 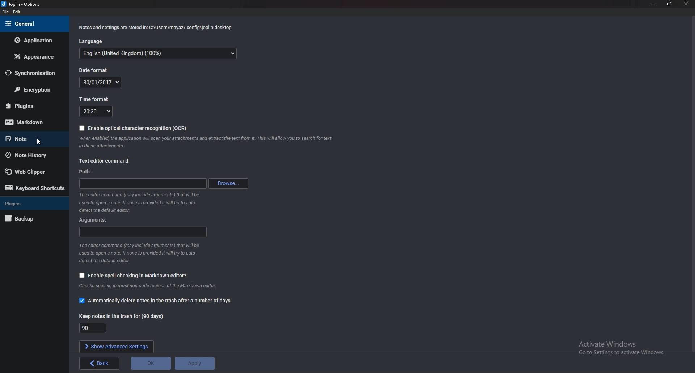 What do you see at coordinates (151, 286) in the screenshot?
I see `checks spelling in most non-code regions of the markdown editor` at bounding box center [151, 286].